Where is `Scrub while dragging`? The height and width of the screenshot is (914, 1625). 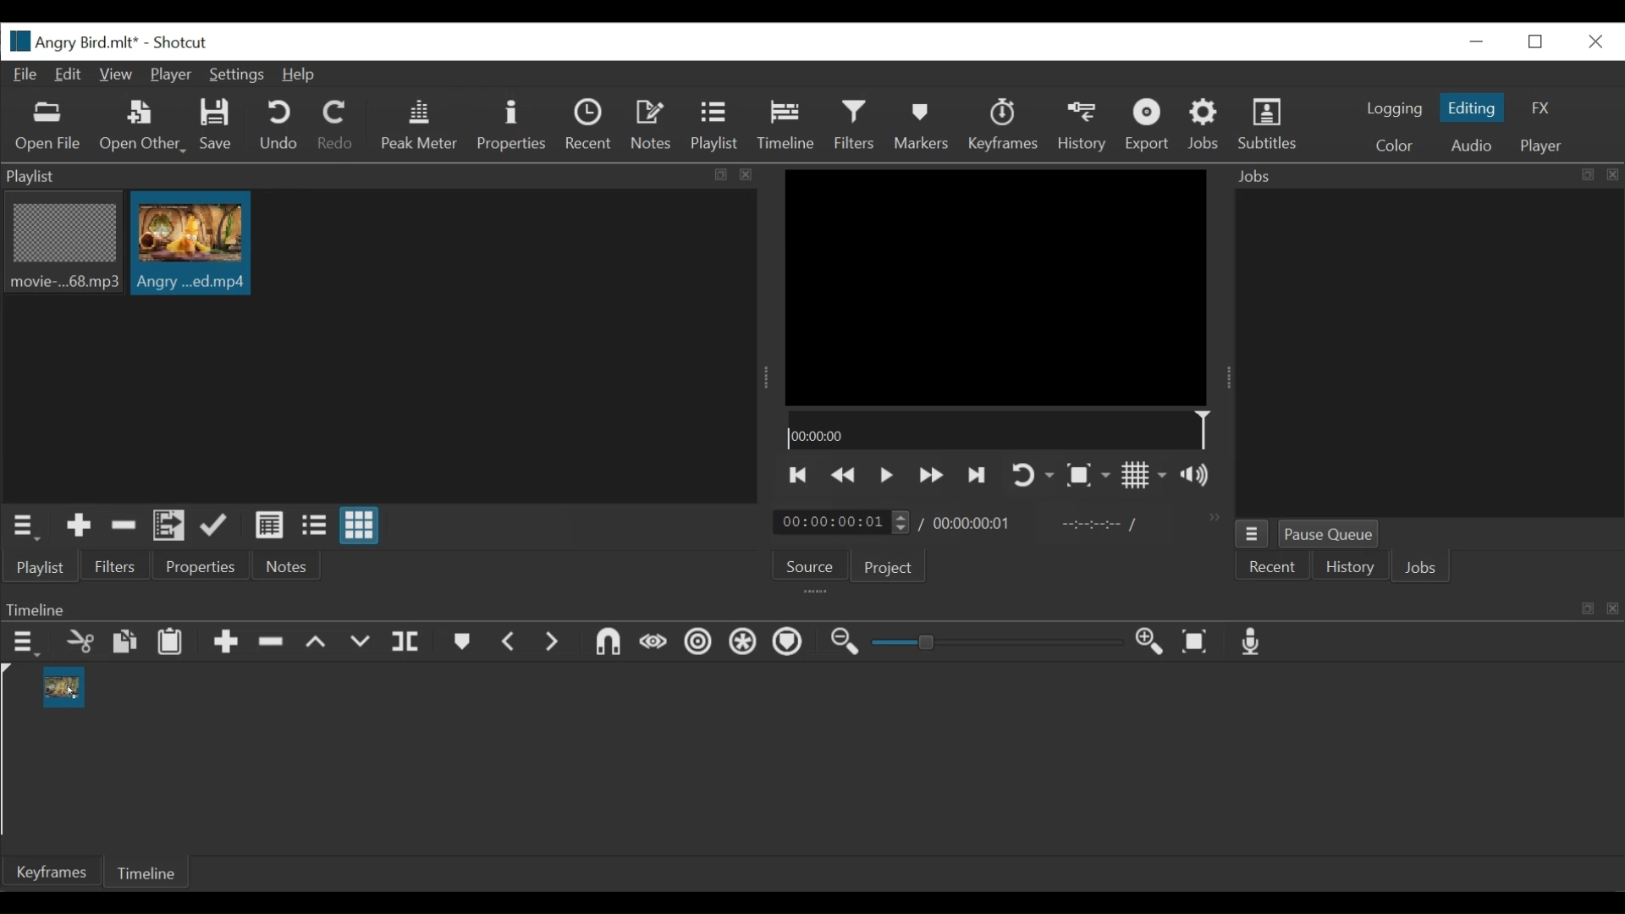 Scrub while dragging is located at coordinates (653, 645).